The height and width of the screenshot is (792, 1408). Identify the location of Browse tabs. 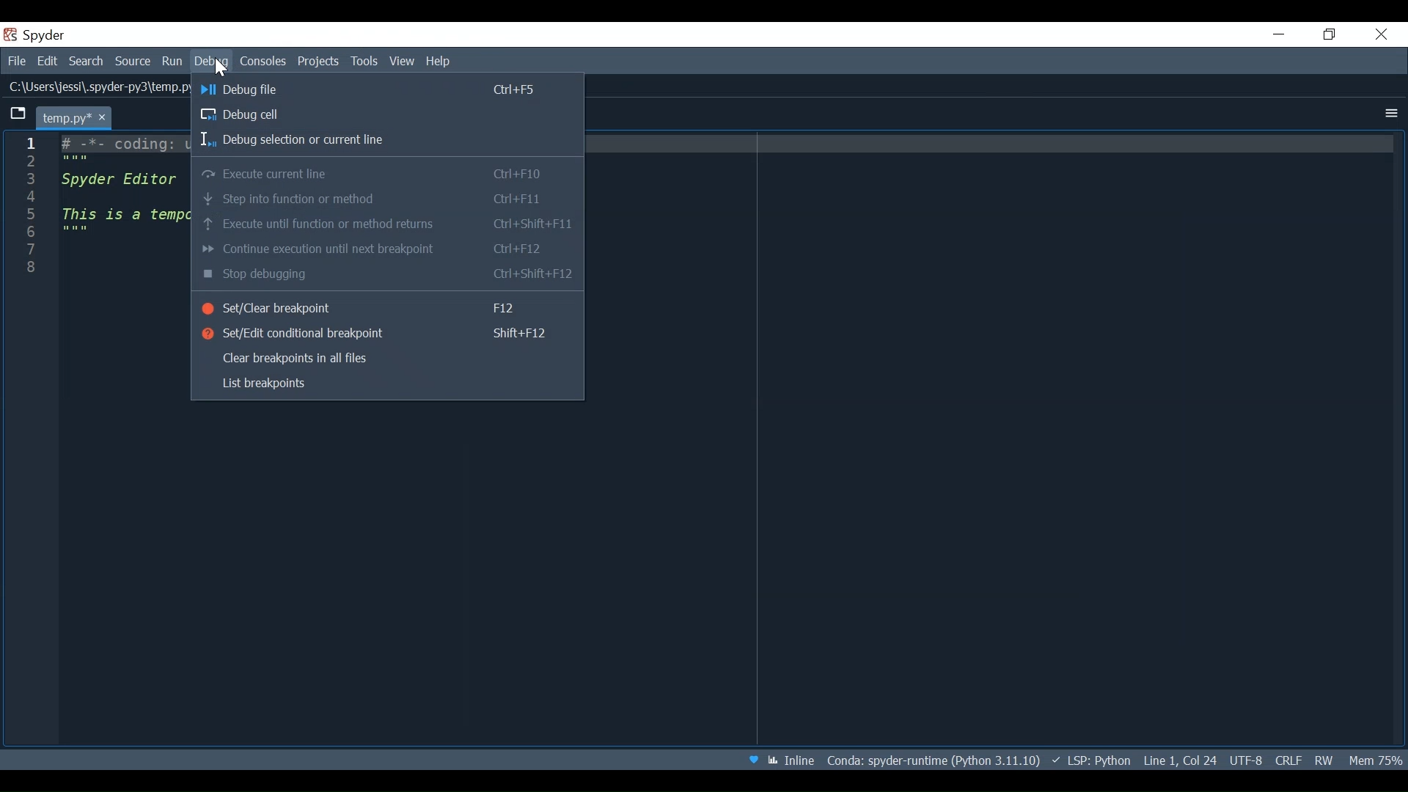
(16, 113).